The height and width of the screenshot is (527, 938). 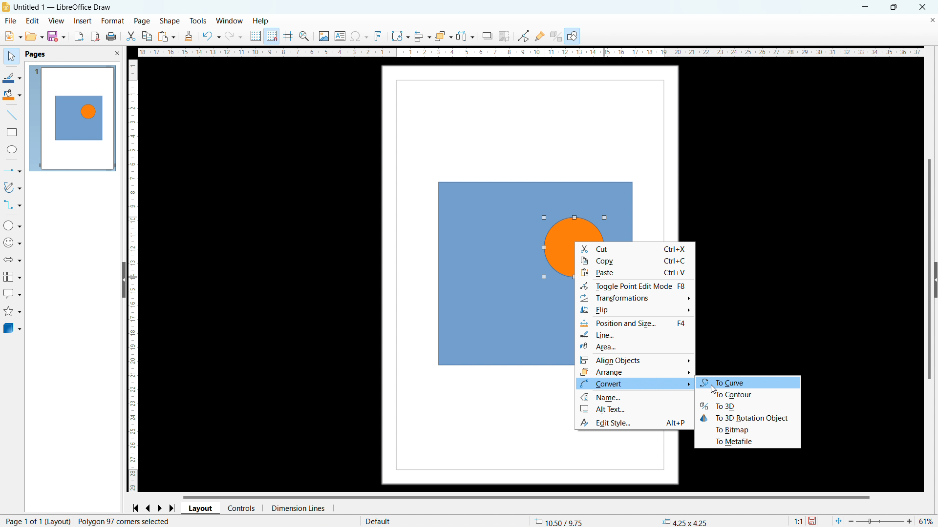 What do you see at coordinates (746, 395) in the screenshot?
I see `to contour` at bounding box center [746, 395].